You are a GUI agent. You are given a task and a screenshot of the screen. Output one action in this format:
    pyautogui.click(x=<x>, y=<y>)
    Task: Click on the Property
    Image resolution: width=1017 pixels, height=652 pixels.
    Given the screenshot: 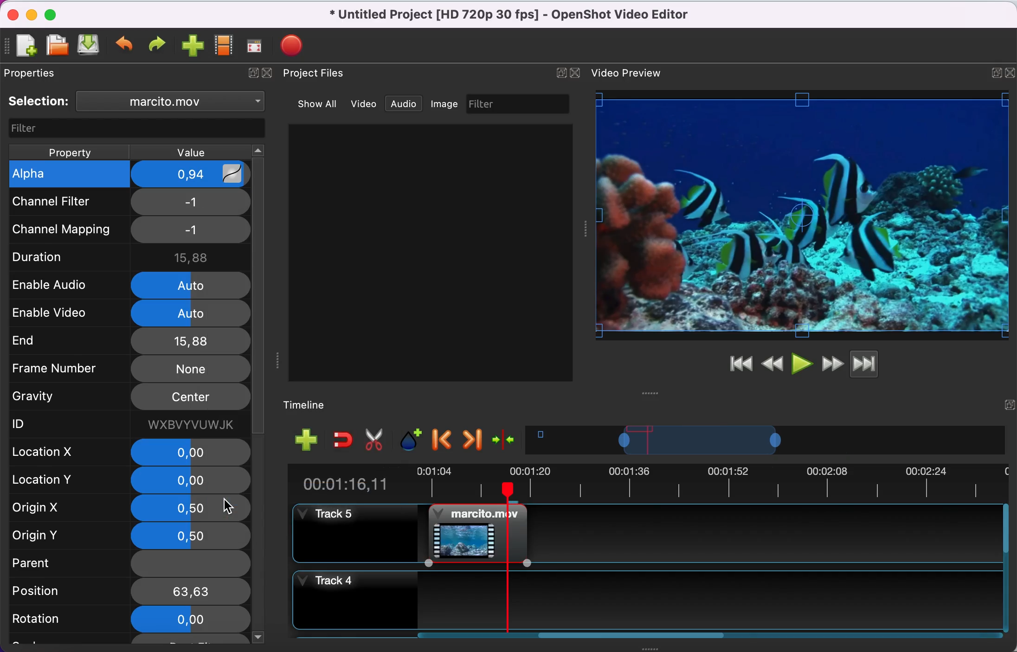 What is the action you would take?
    pyautogui.click(x=64, y=150)
    